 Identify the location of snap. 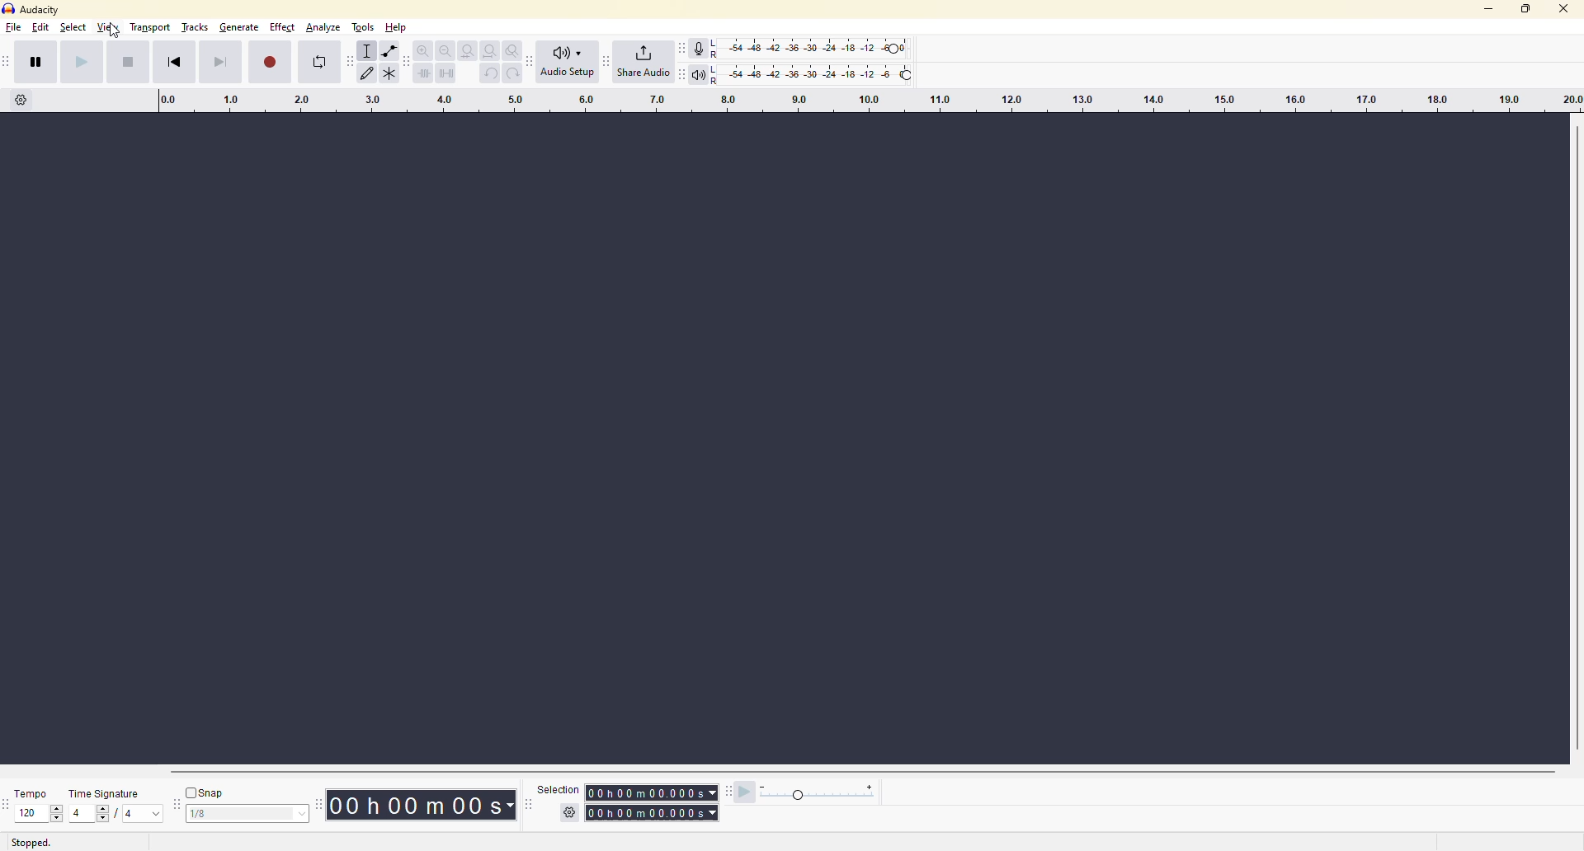
(205, 794).